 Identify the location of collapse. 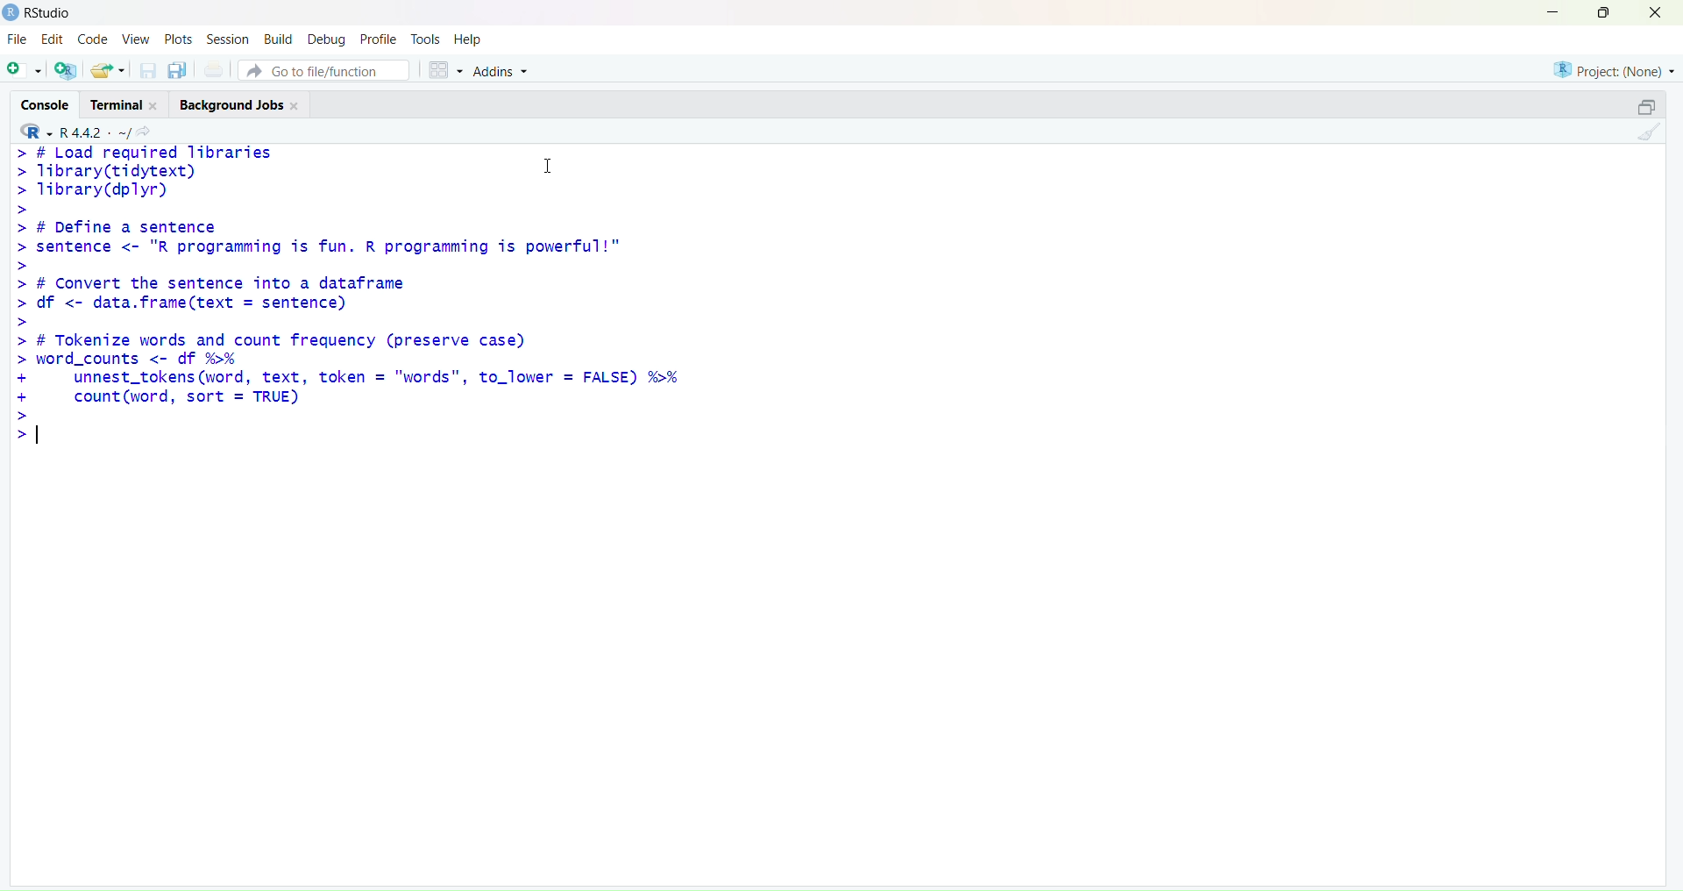
(1649, 106).